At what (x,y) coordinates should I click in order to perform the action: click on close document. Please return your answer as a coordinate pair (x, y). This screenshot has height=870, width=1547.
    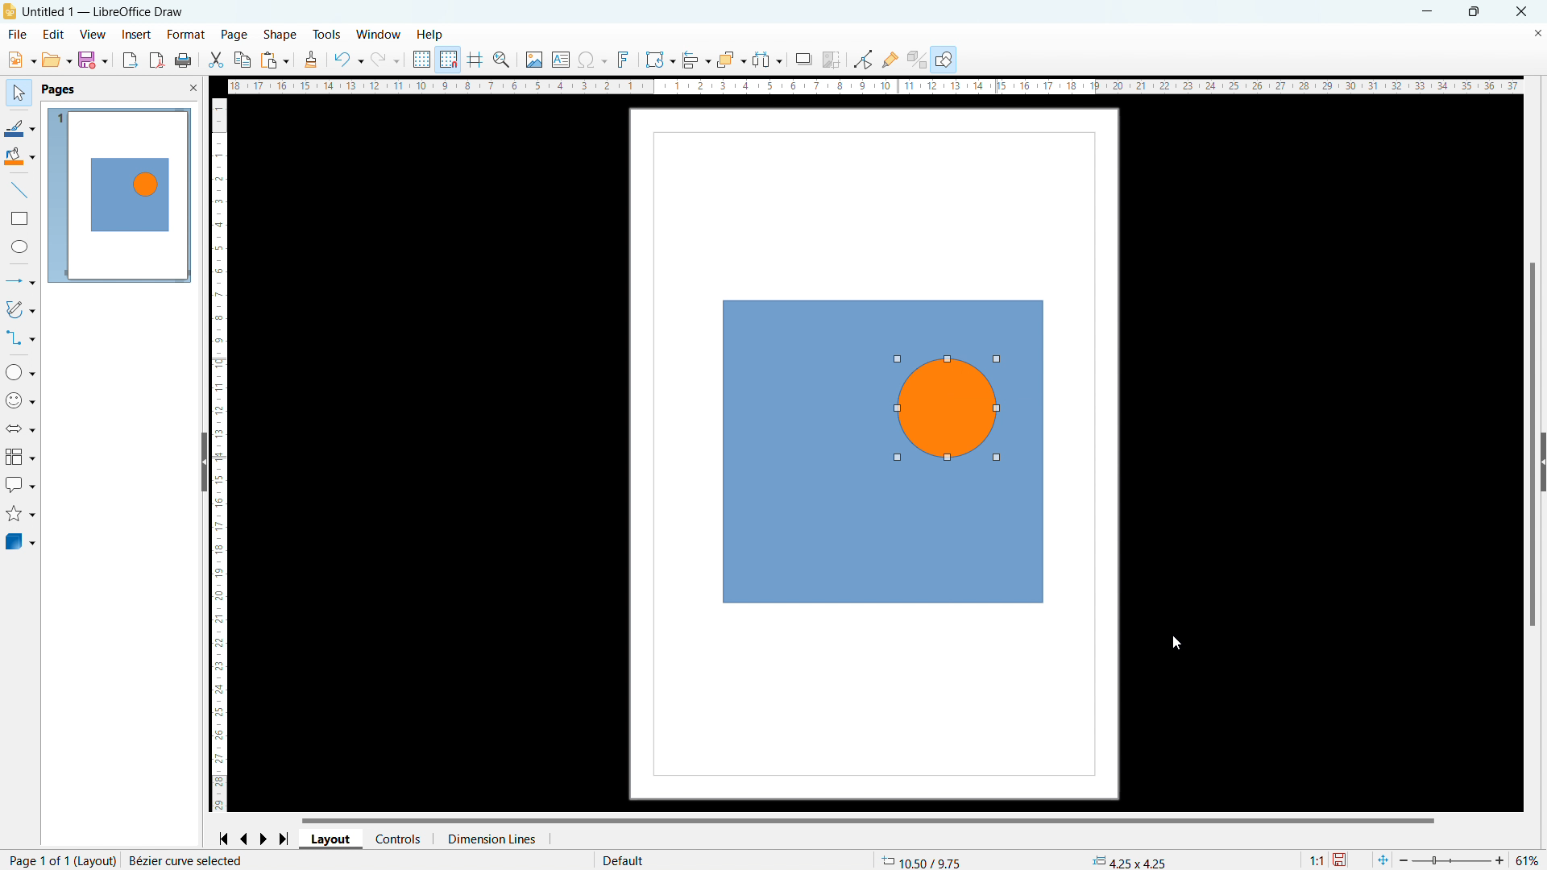
    Looking at the image, I should click on (1537, 31).